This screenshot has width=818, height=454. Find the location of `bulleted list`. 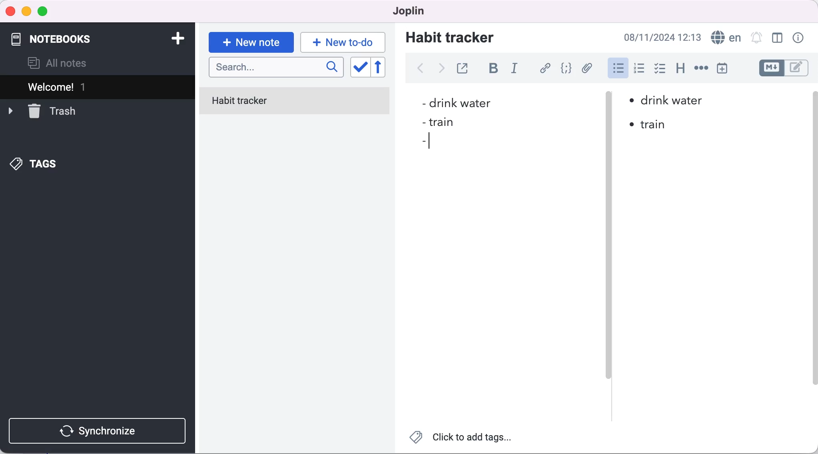

bulleted list is located at coordinates (617, 69).